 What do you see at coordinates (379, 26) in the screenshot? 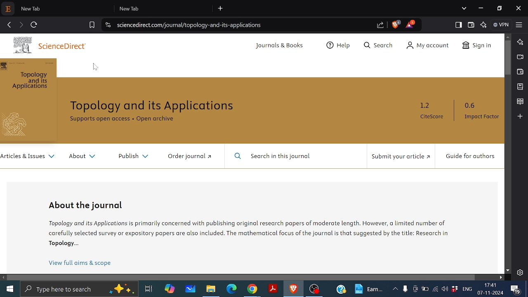
I see `Share this page` at bounding box center [379, 26].